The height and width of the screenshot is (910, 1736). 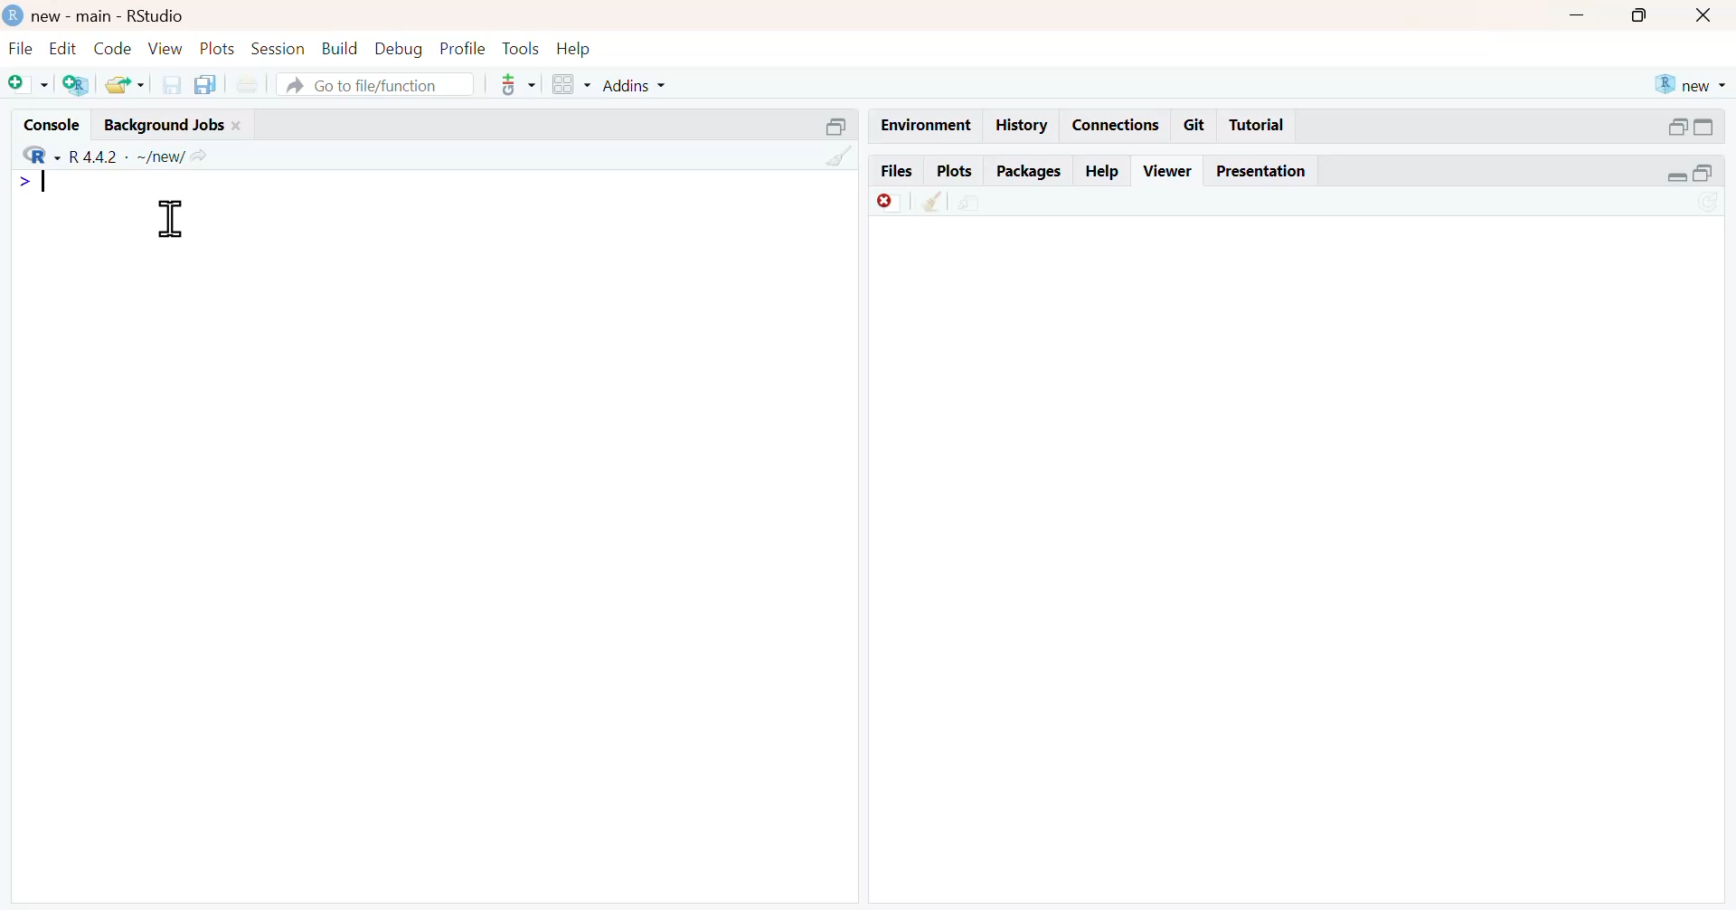 I want to click on maximize, so click(x=1715, y=127).